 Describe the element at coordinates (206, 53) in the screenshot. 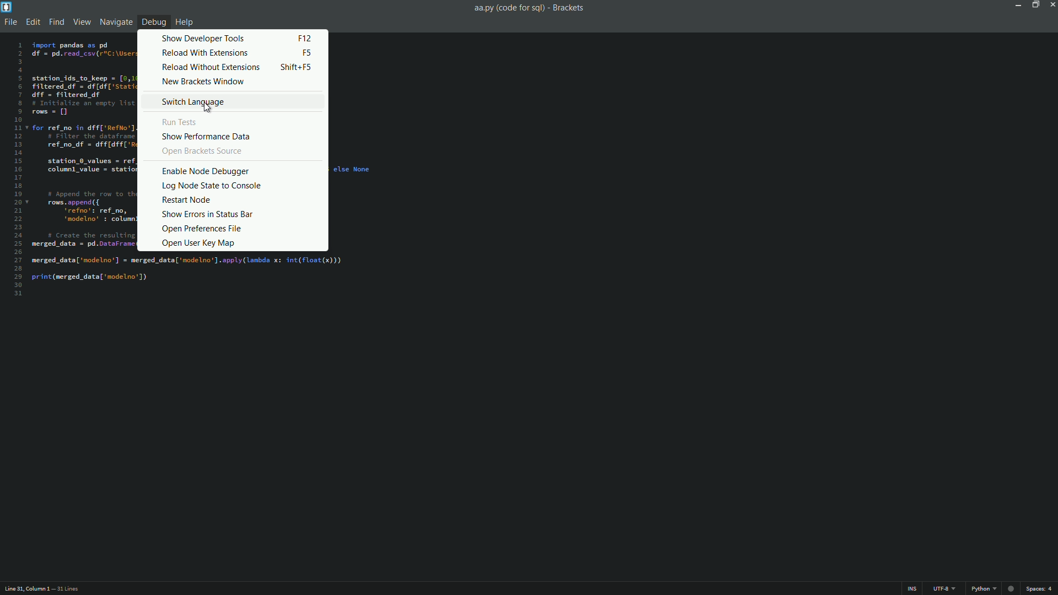

I see `reload with extensions` at that location.